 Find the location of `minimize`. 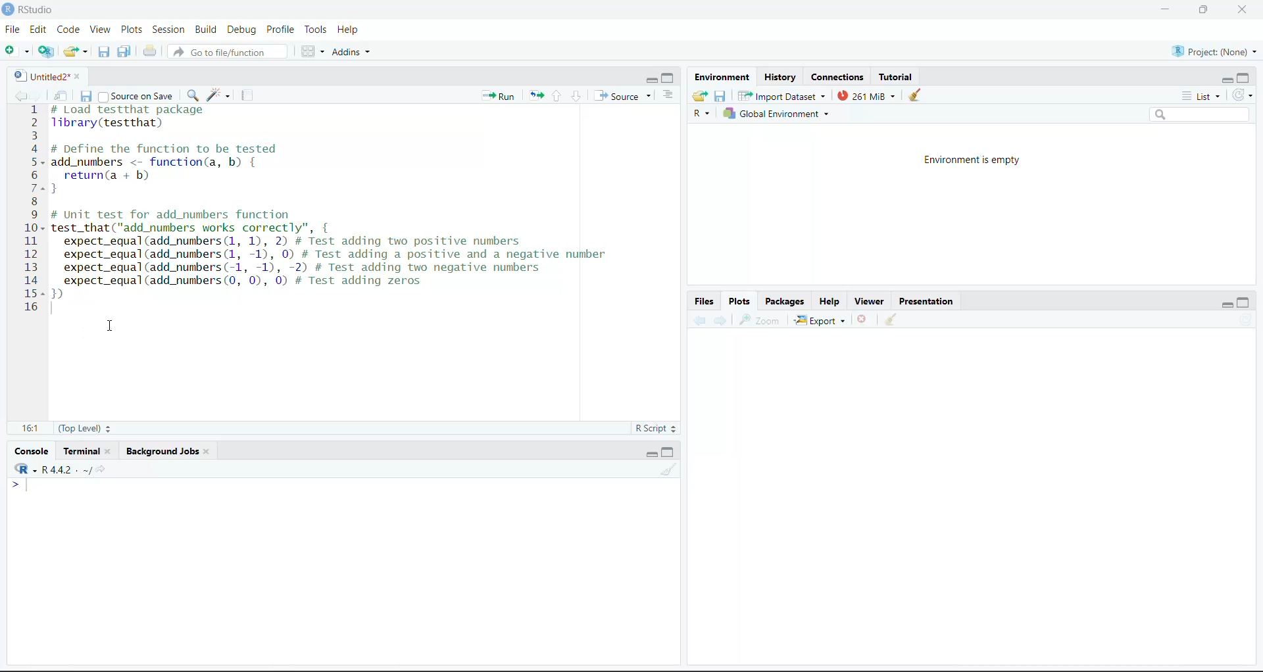

minimize is located at coordinates (1166, 9).